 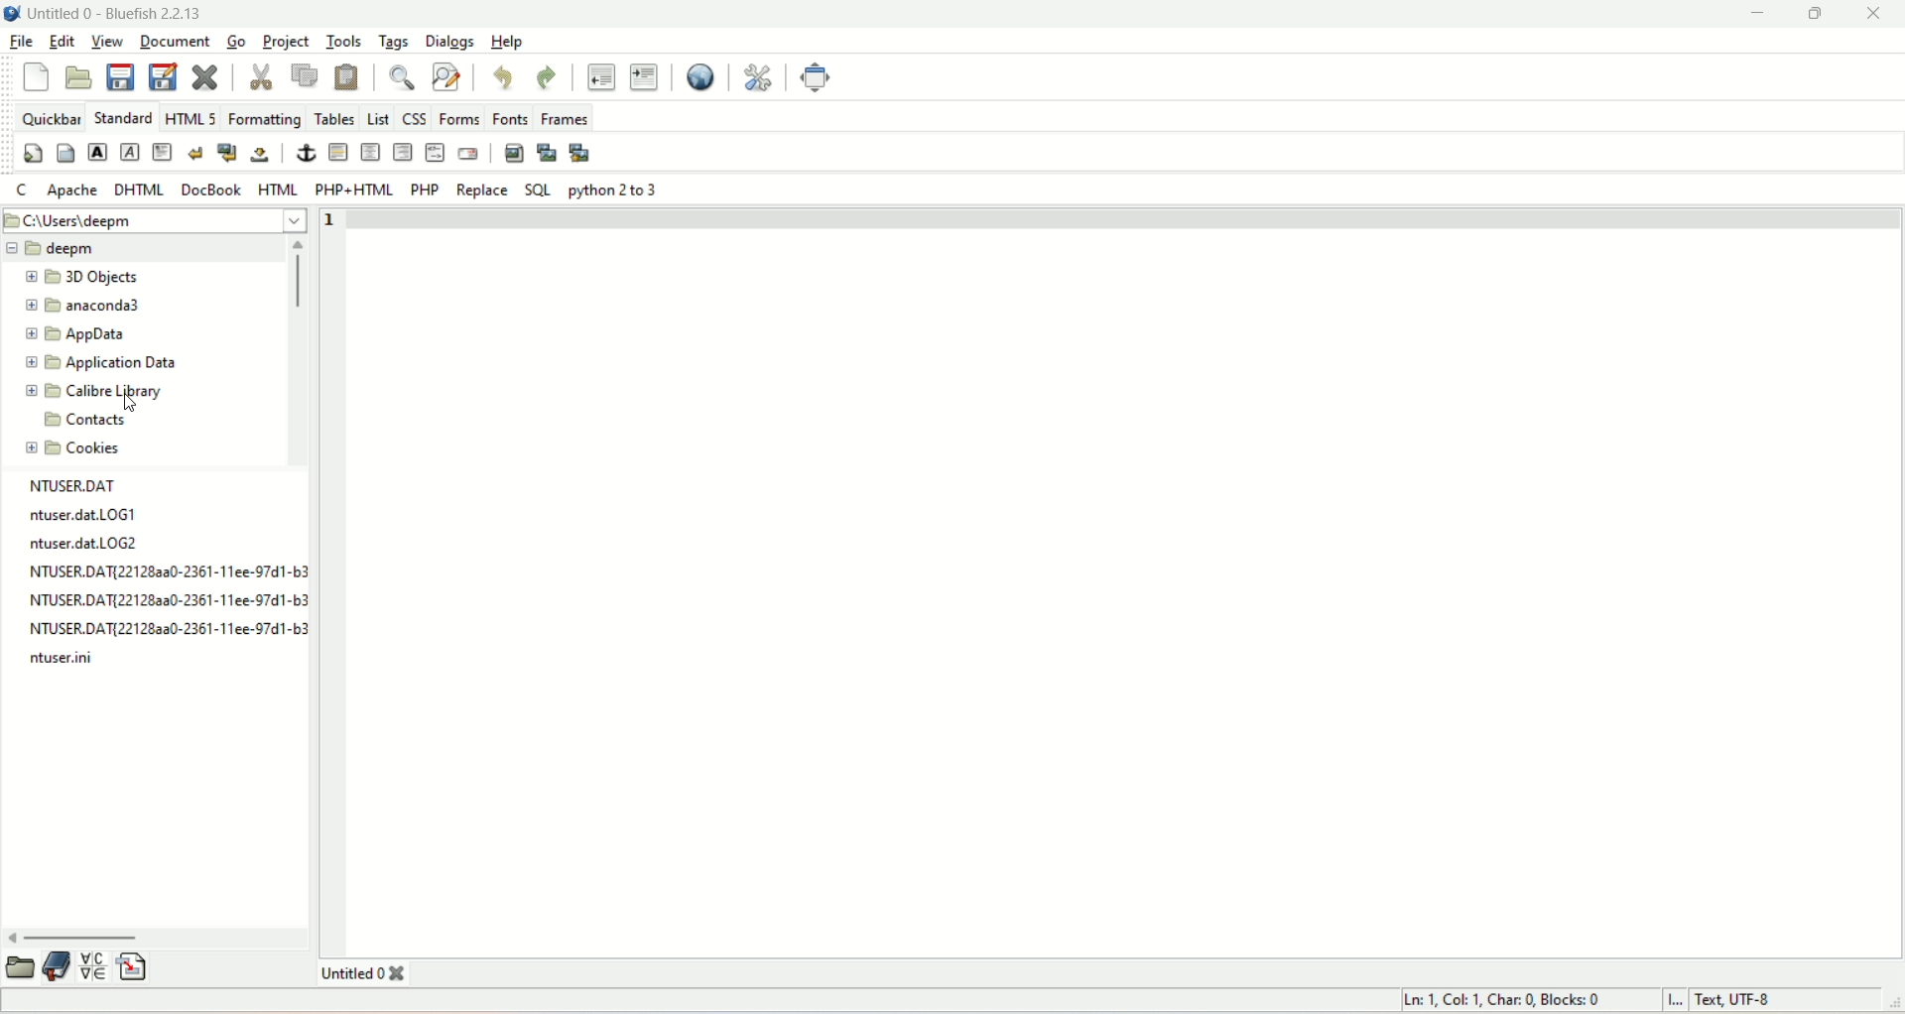 What do you see at coordinates (98, 364) in the screenshot?
I see `application data` at bounding box center [98, 364].